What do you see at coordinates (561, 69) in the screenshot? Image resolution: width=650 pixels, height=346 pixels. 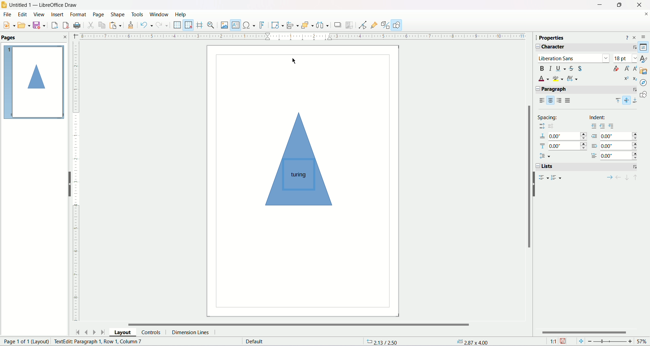 I see `underline` at bounding box center [561, 69].